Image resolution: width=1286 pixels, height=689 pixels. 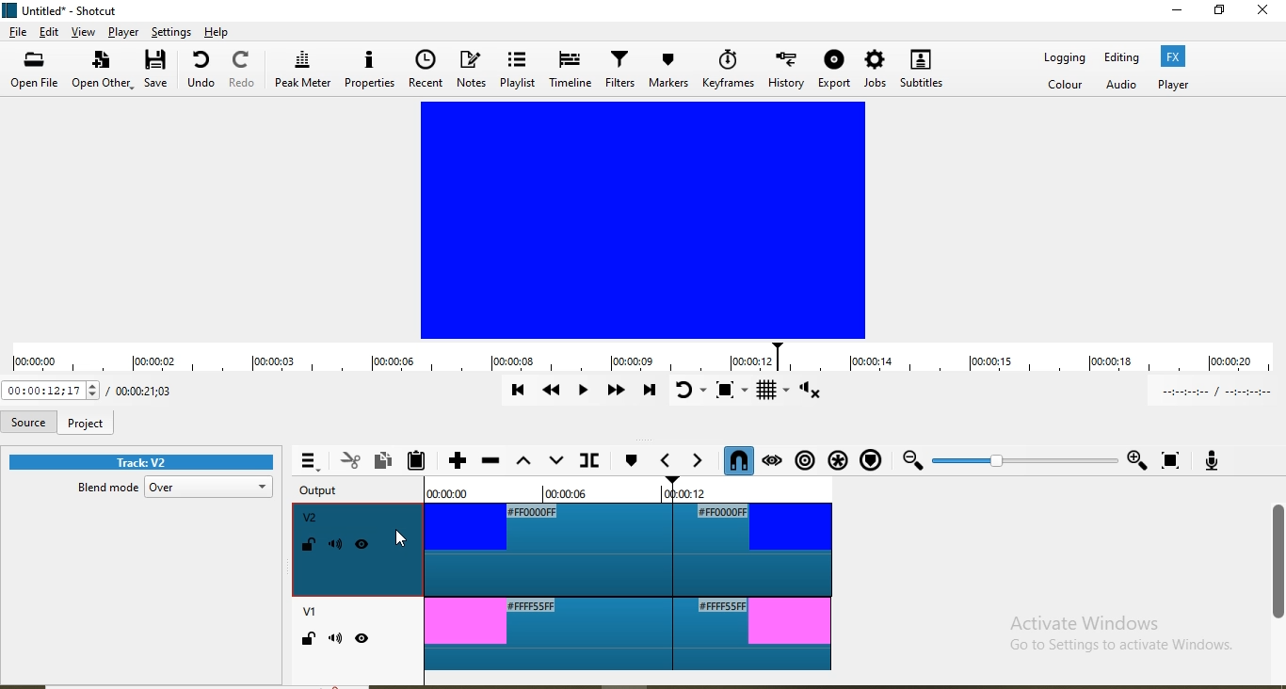 What do you see at coordinates (309, 546) in the screenshot?
I see `Lock` at bounding box center [309, 546].